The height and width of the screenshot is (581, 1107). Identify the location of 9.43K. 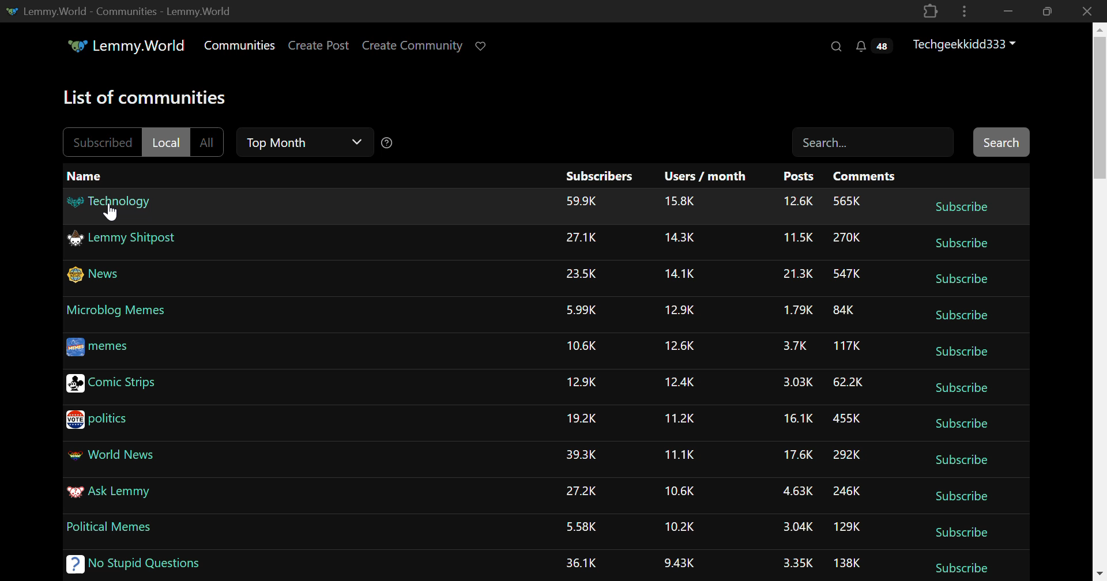
(678, 564).